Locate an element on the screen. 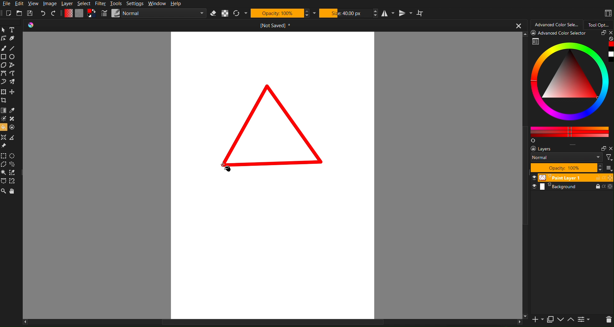  Vertical Mirror is located at coordinates (406, 13).